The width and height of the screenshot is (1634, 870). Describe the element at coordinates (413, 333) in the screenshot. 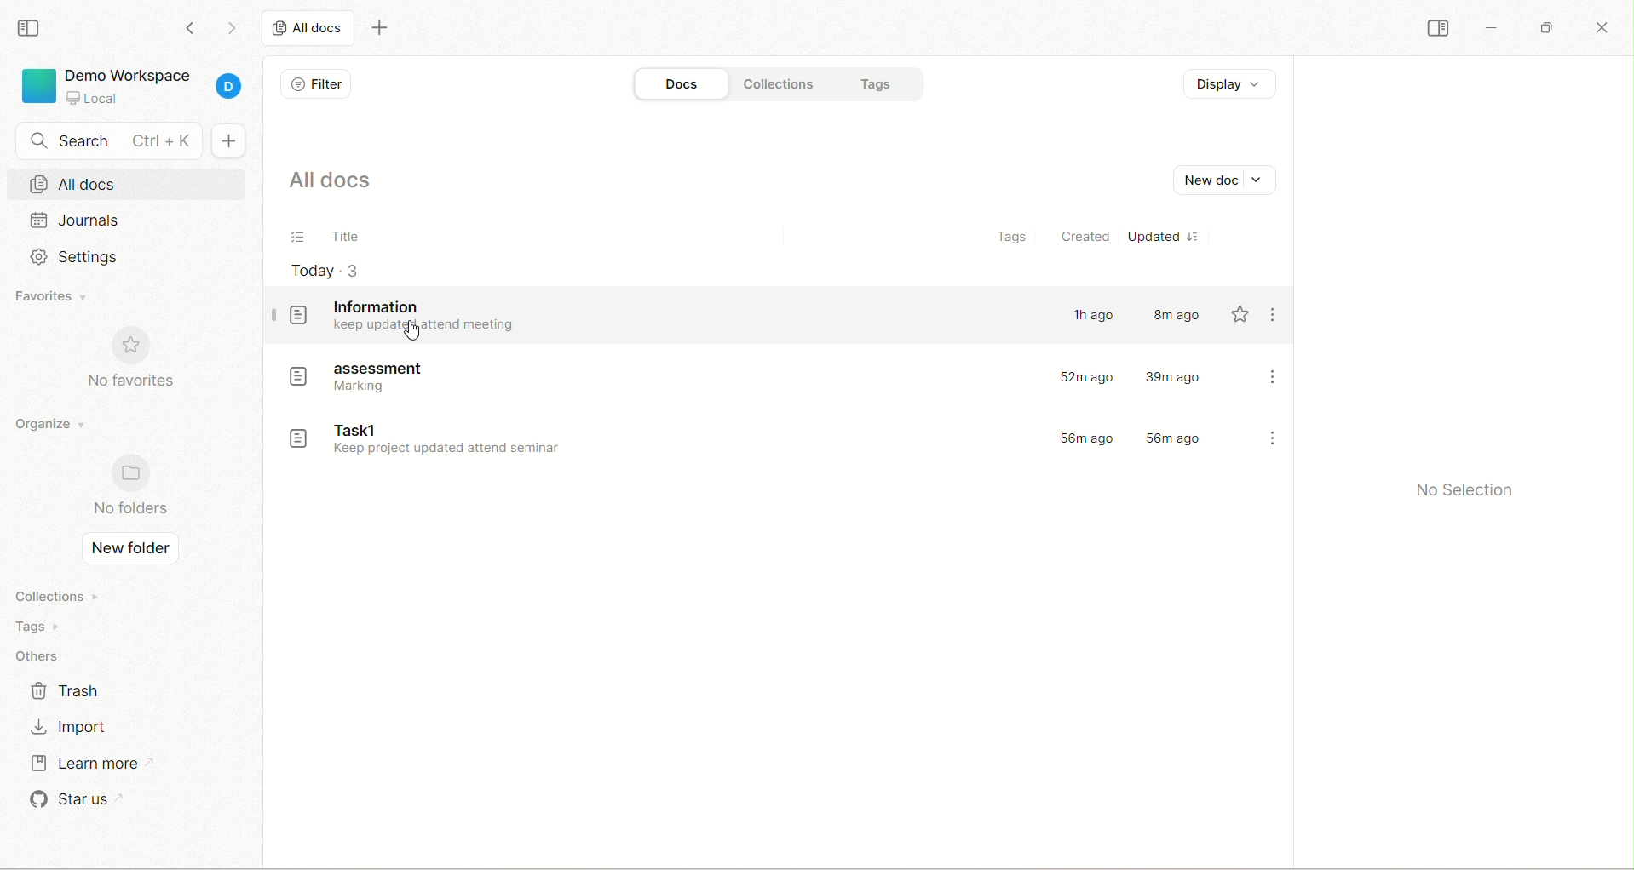

I see `cursor` at that location.